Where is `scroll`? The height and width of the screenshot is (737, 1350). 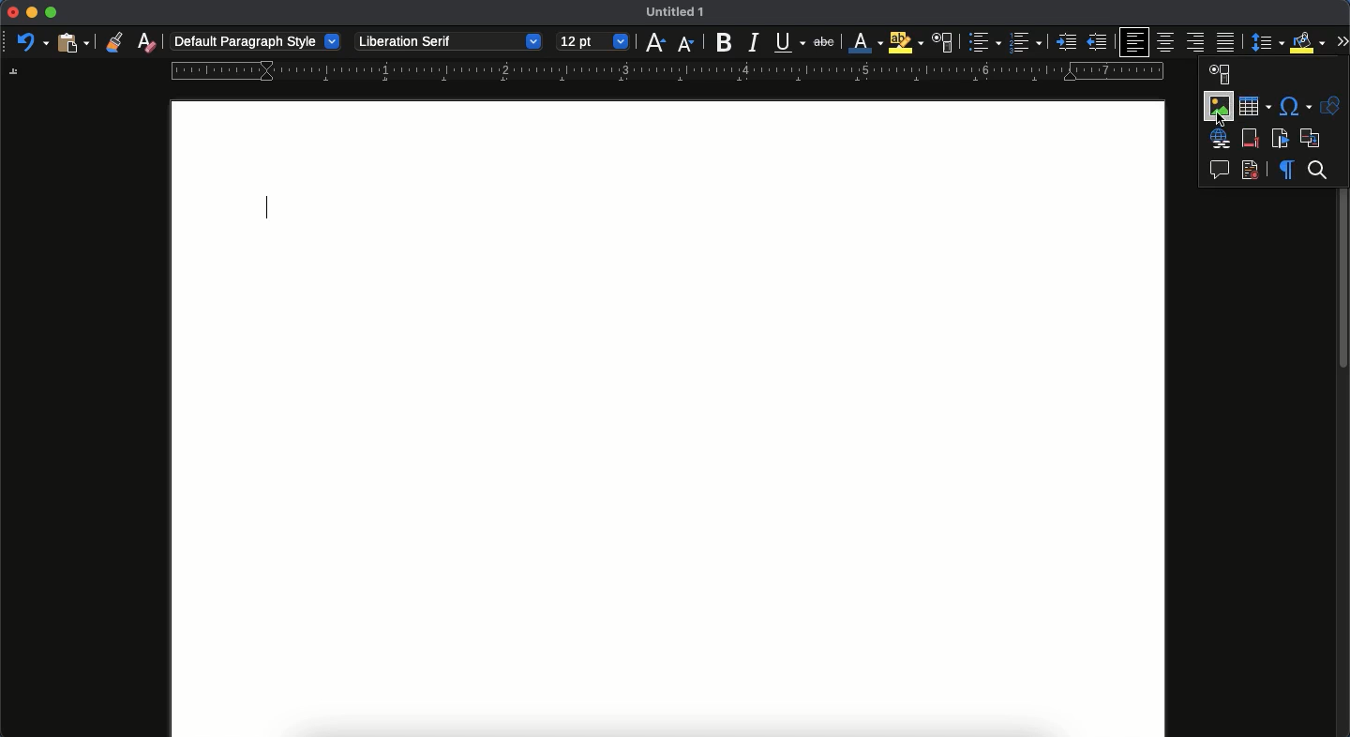
scroll is located at coordinates (1343, 459).